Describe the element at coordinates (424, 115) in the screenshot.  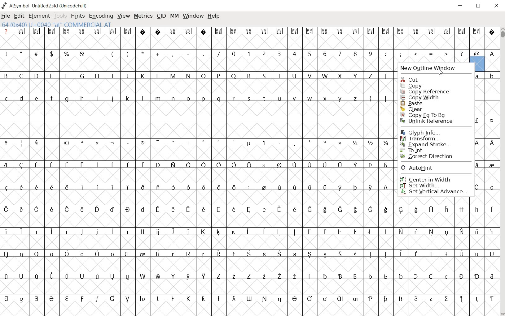
I see `COPY FG TO BG` at that location.